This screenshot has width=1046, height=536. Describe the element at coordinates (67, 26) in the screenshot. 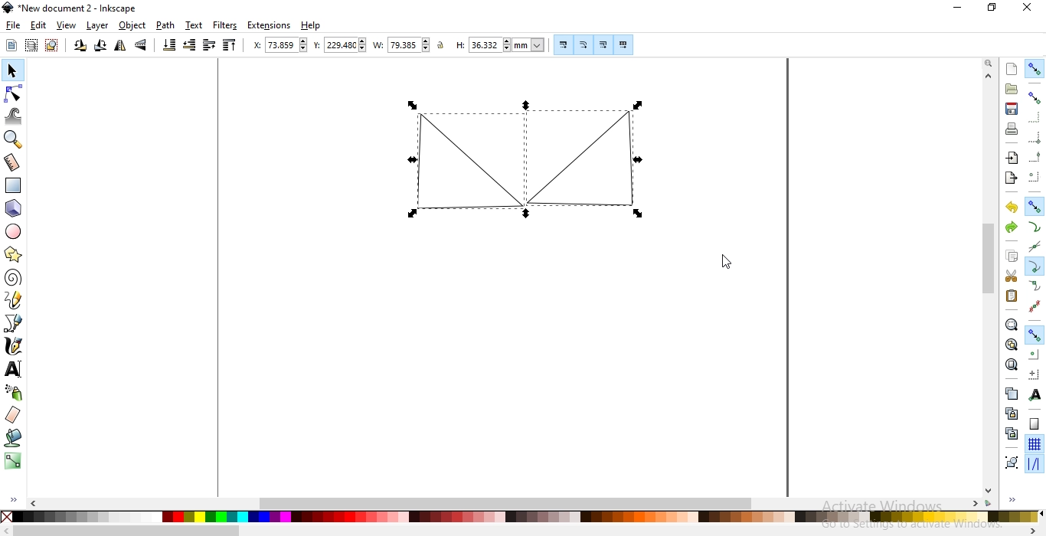

I see `view` at that location.